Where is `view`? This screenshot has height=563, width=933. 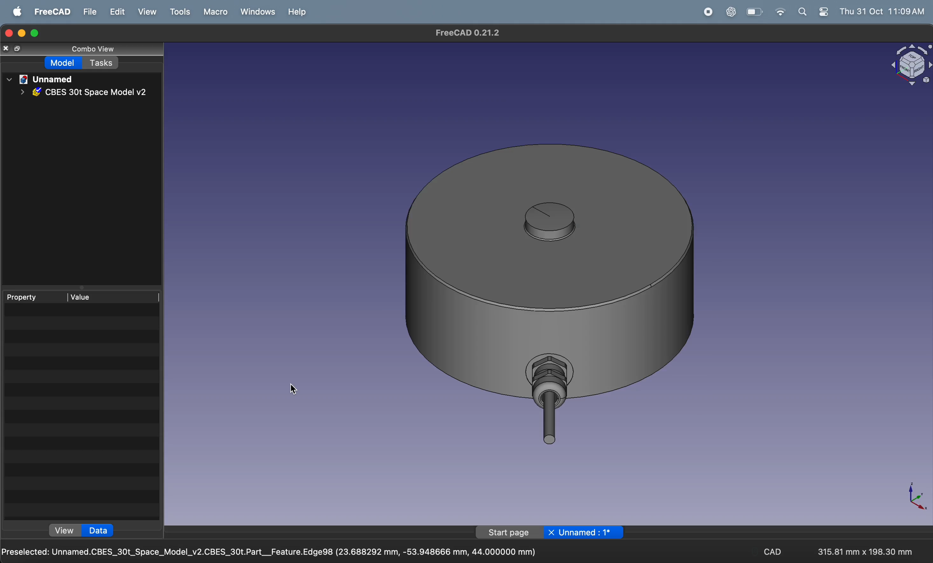 view is located at coordinates (150, 12).